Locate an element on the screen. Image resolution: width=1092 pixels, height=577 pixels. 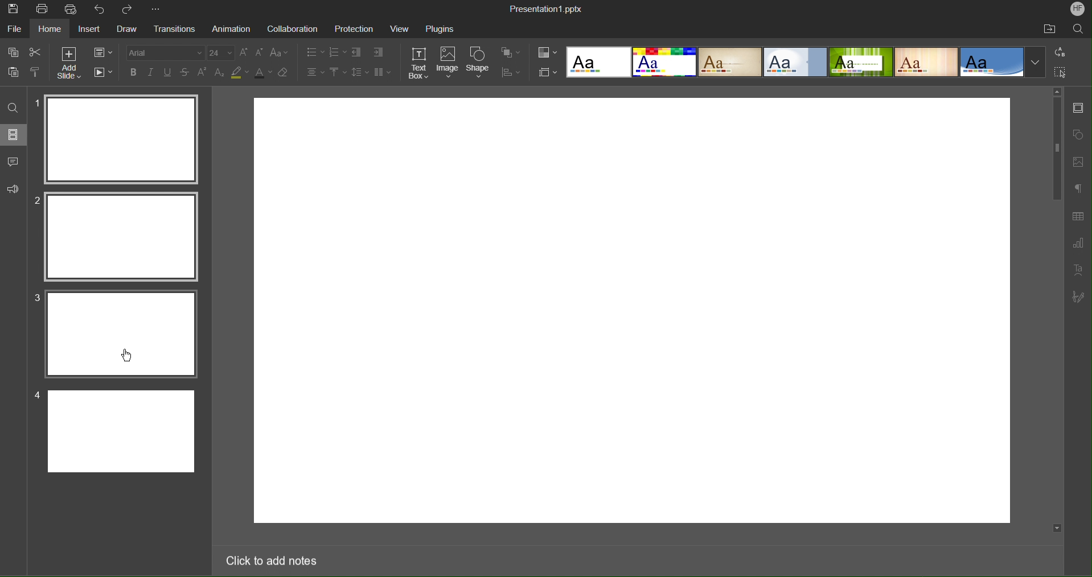
Image is located at coordinates (448, 64).